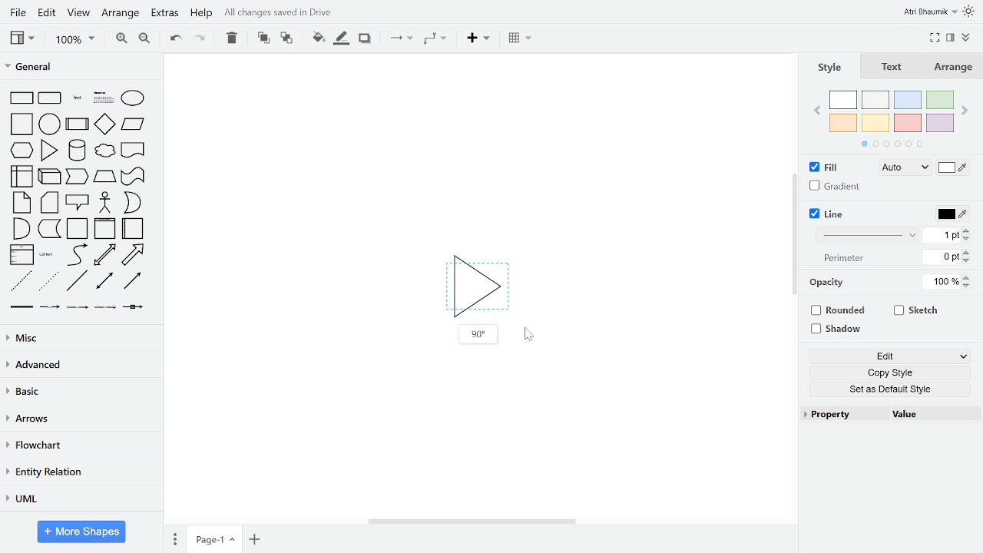 The image size is (983, 553). What do you see at coordinates (76, 98) in the screenshot?
I see `text` at bounding box center [76, 98].